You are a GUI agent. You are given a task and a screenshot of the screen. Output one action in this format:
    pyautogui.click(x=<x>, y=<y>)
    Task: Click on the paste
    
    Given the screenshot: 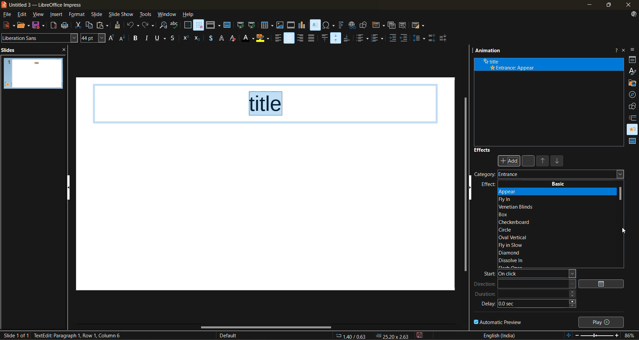 What is the action you would take?
    pyautogui.click(x=104, y=25)
    